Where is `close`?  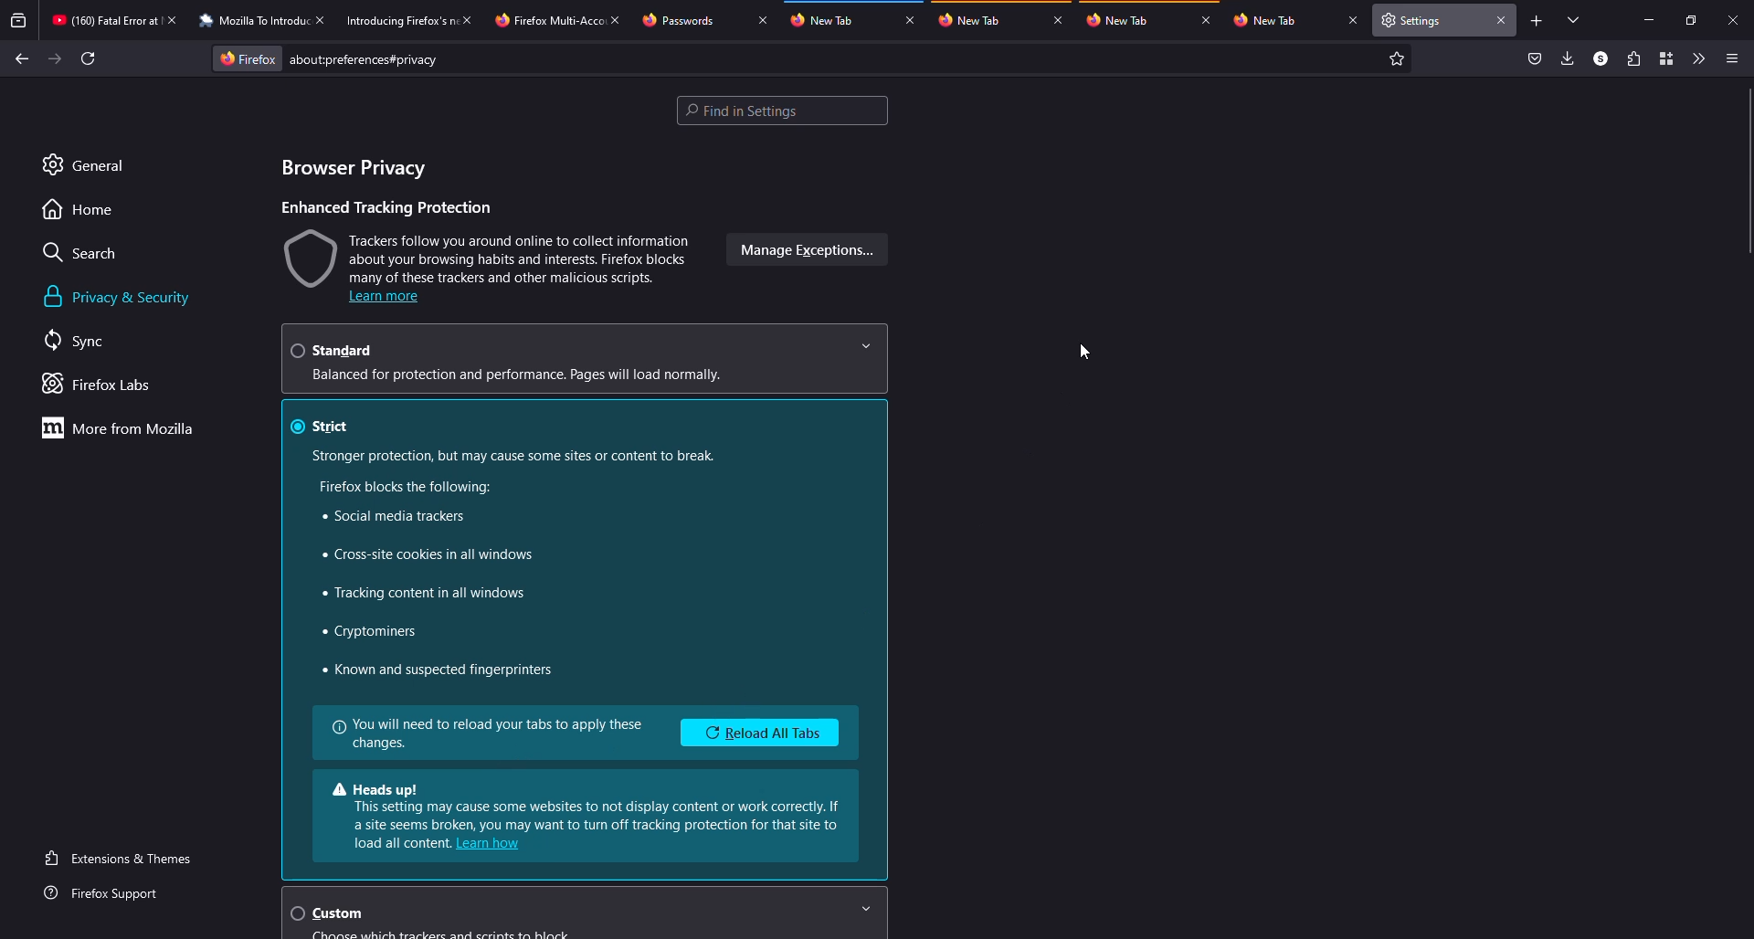 close is located at coordinates (1734, 19).